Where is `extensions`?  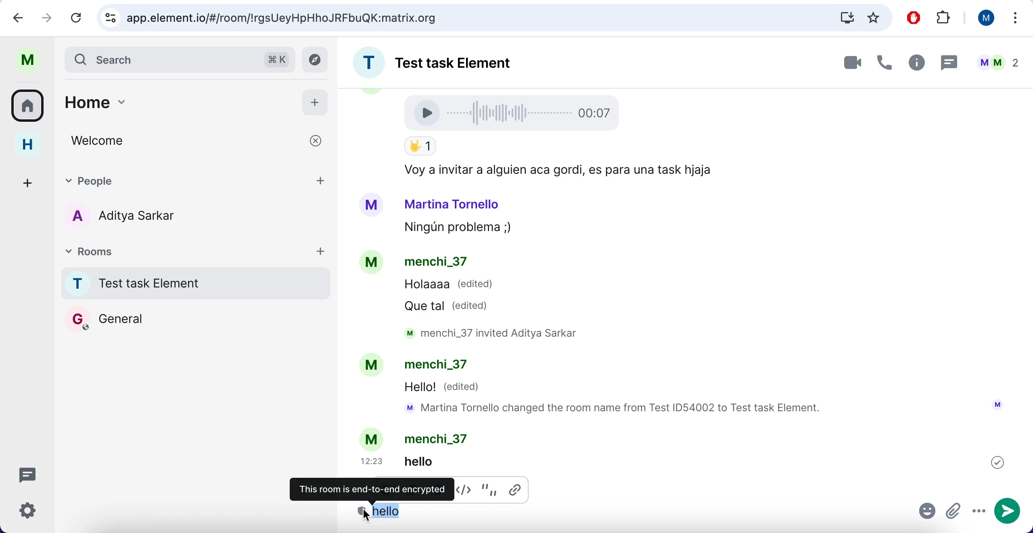 extensions is located at coordinates (945, 19).